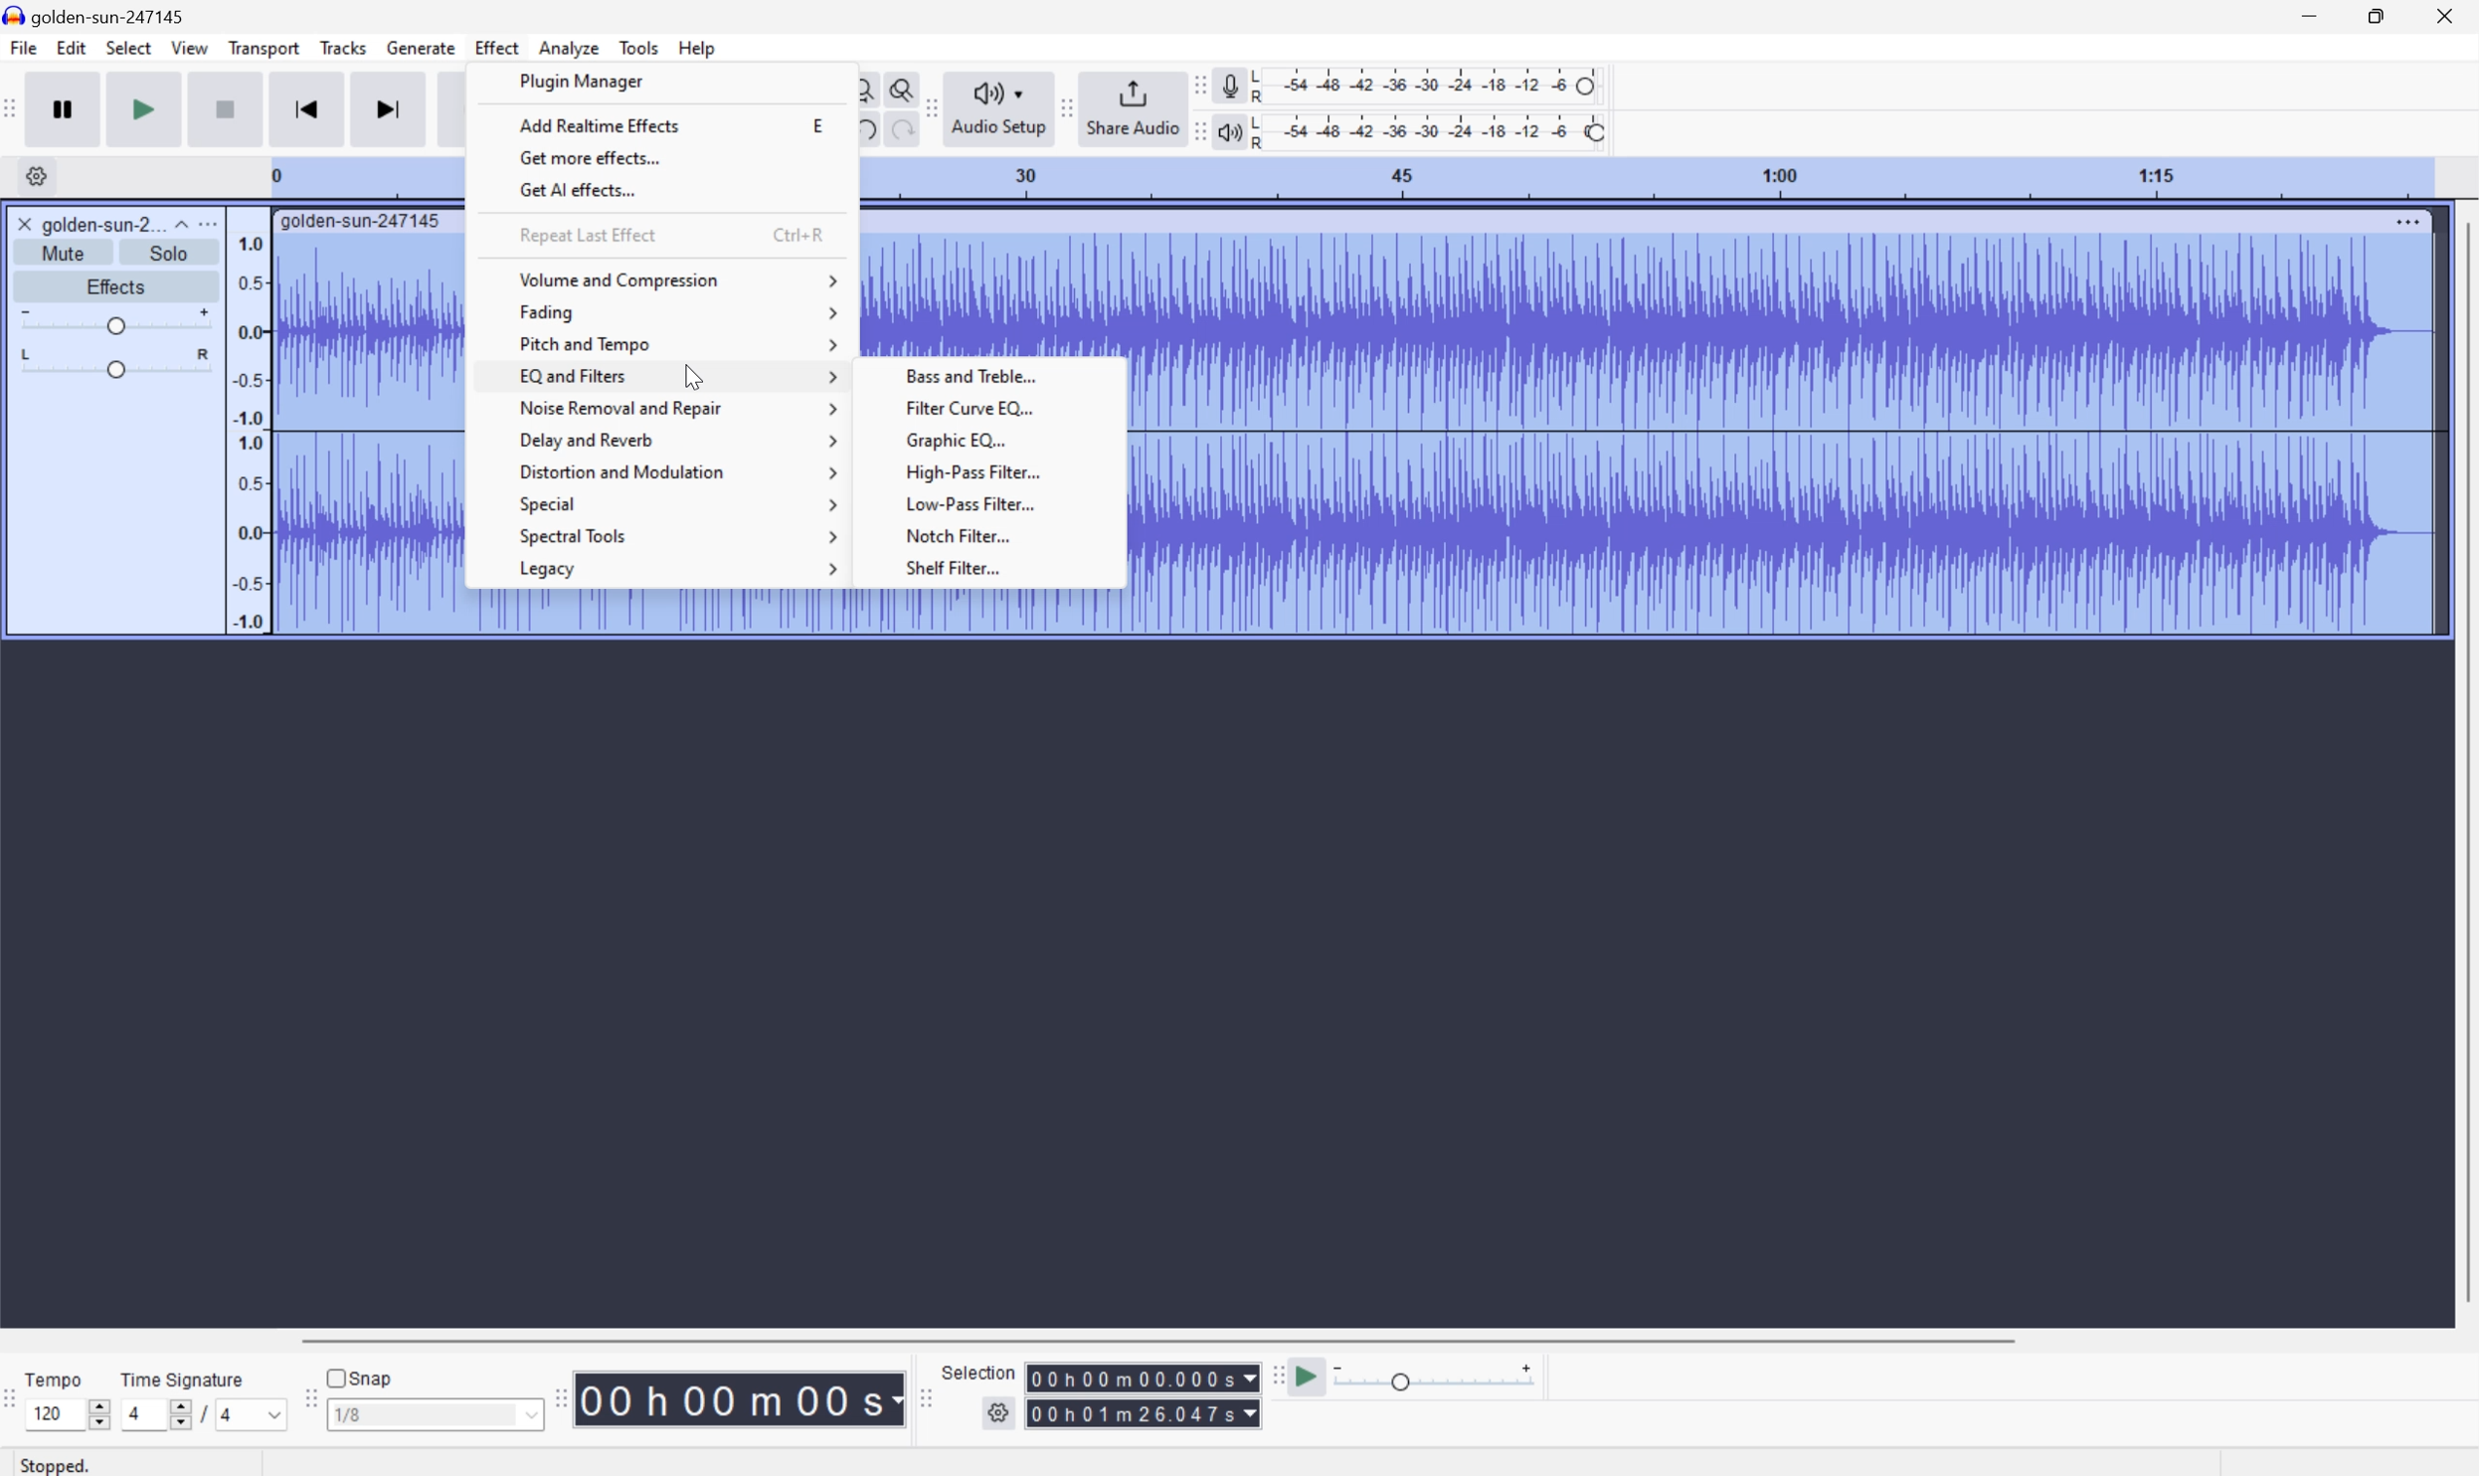  Describe the element at coordinates (169, 253) in the screenshot. I see `Solo` at that location.